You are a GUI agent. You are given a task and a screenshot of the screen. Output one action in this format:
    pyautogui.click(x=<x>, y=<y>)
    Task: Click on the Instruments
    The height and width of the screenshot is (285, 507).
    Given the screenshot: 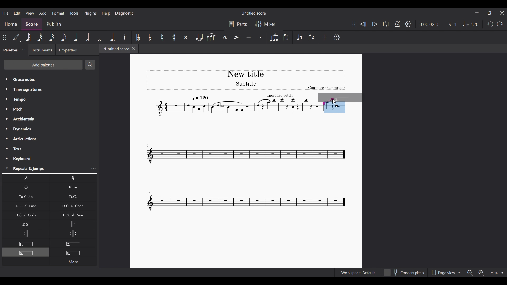 What is the action you would take?
    pyautogui.click(x=42, y=50)
    